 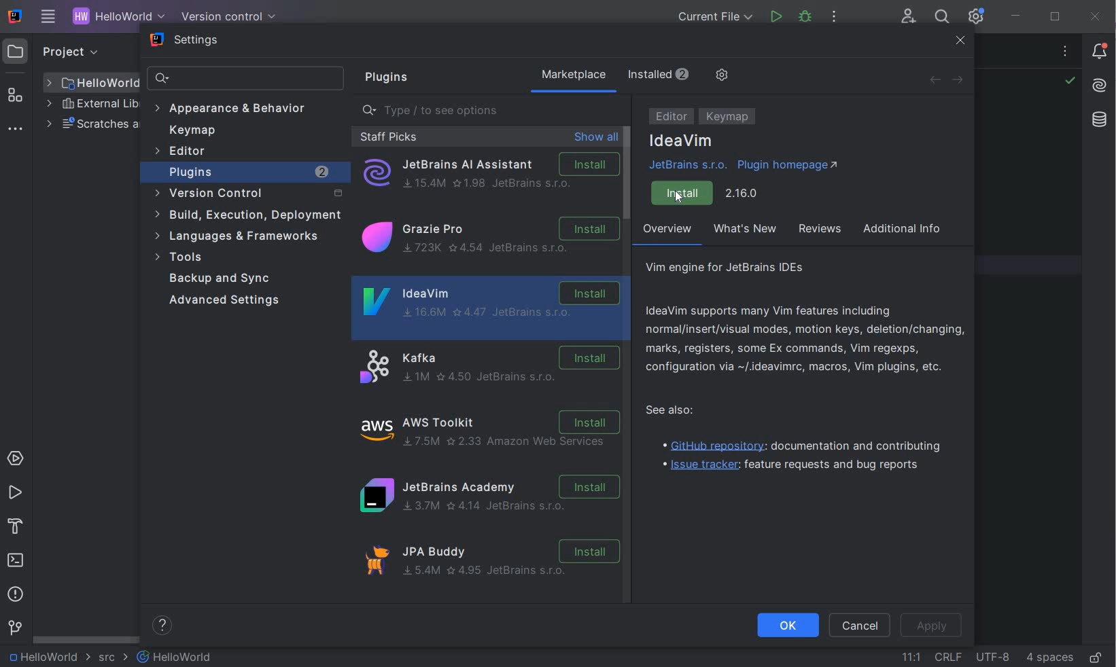 I want to click on VERSION CONTROL, so click(x=14, y=628).